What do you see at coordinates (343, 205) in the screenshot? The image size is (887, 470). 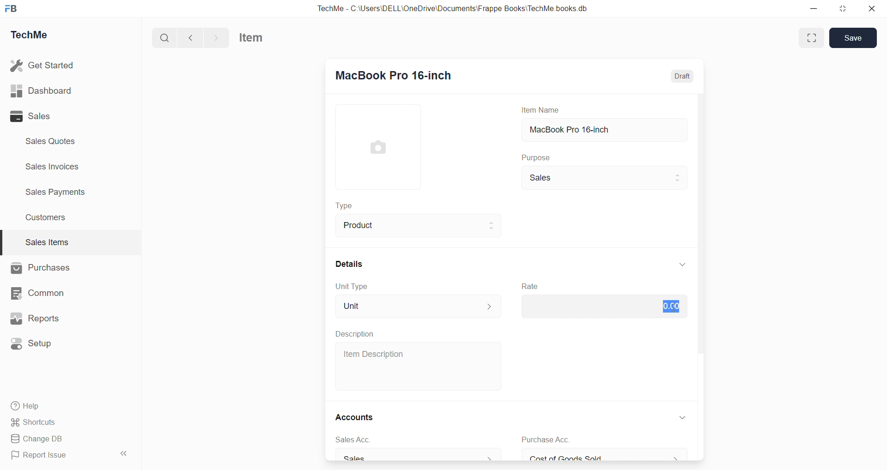 I see `Type` at bounding box center [343, 205].